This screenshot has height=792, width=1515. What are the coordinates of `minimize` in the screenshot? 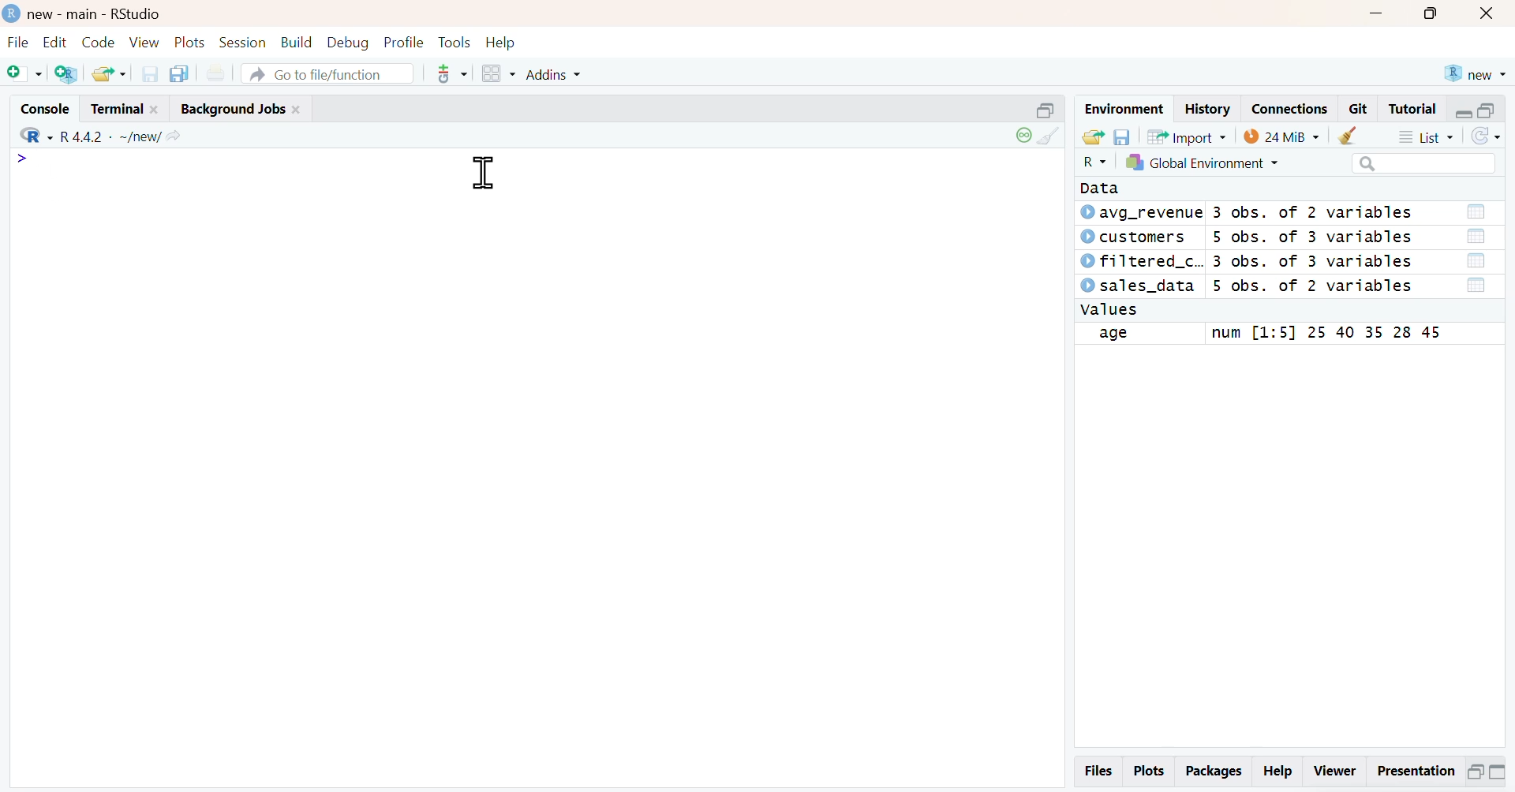 It's located at (1376, 14).